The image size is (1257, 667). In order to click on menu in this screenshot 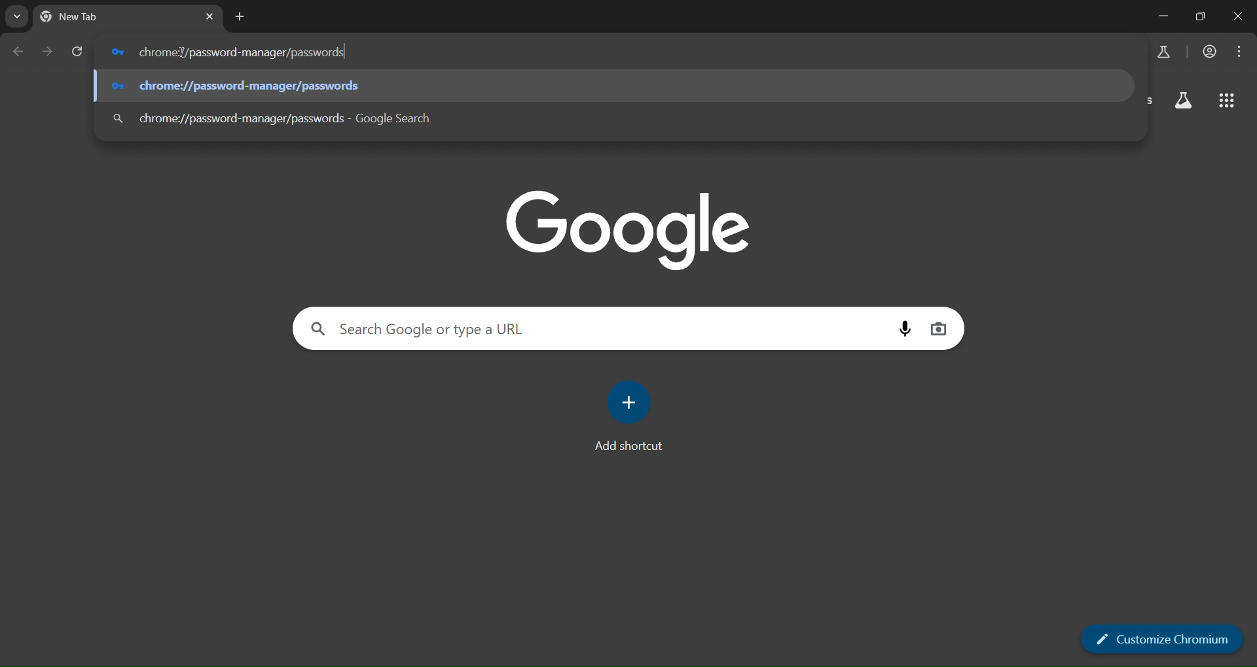, I will do `click(1238, 50)`.